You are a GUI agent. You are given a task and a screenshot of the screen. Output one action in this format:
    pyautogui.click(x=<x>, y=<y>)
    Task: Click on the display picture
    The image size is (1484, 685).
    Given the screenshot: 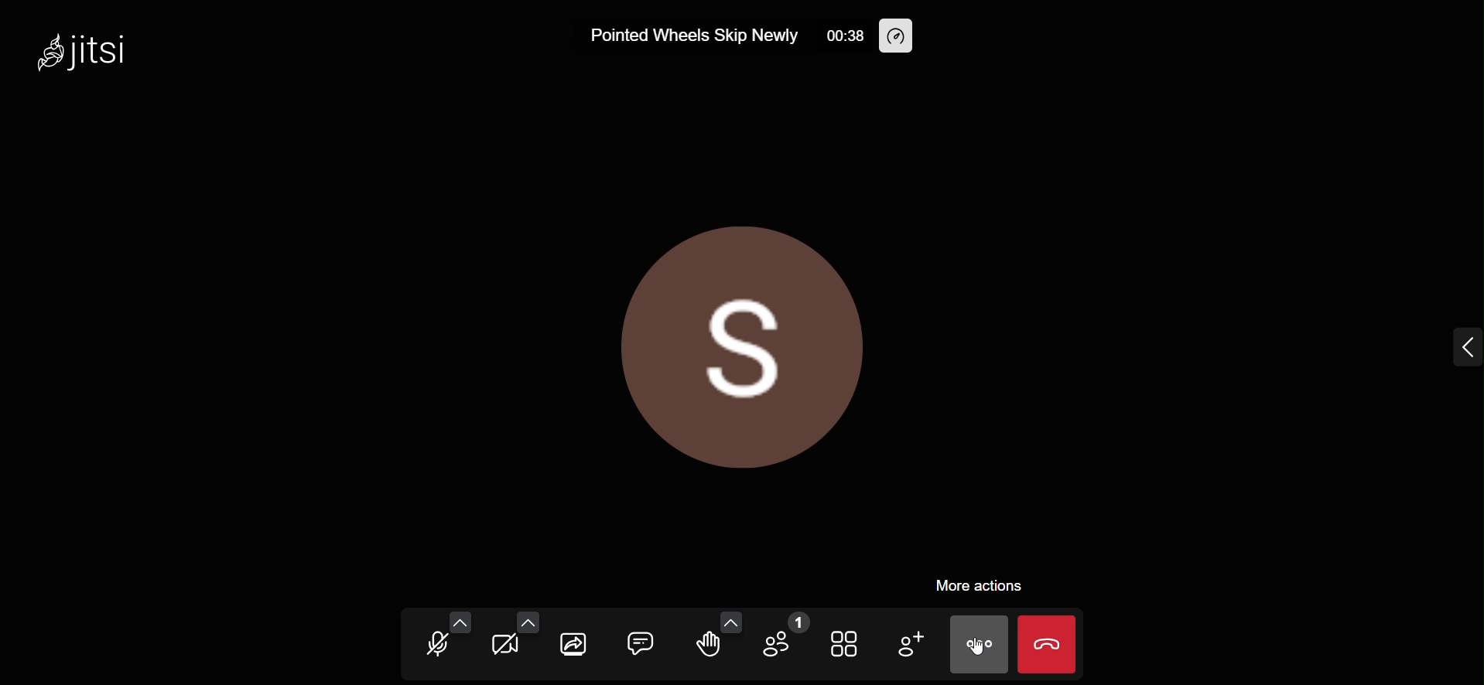 What is the action you would take?
    pyautogui.click(x=746, y=344)
    